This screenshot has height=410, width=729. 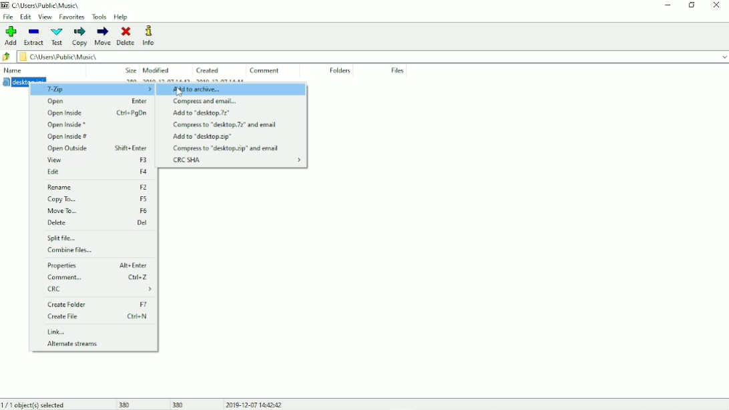 What do you see at coordinates (99, 222) in the screenshot?
I see `Delete` at bounding box center [99, 222].